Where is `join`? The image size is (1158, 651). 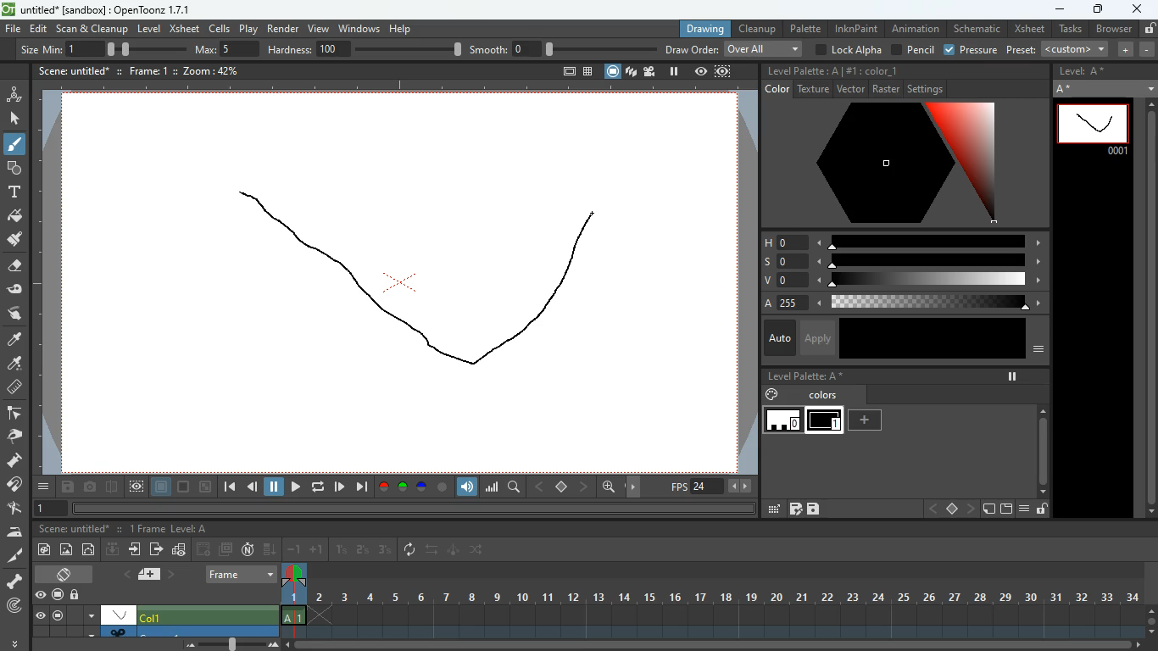
join is located at coordinates (15, 487).